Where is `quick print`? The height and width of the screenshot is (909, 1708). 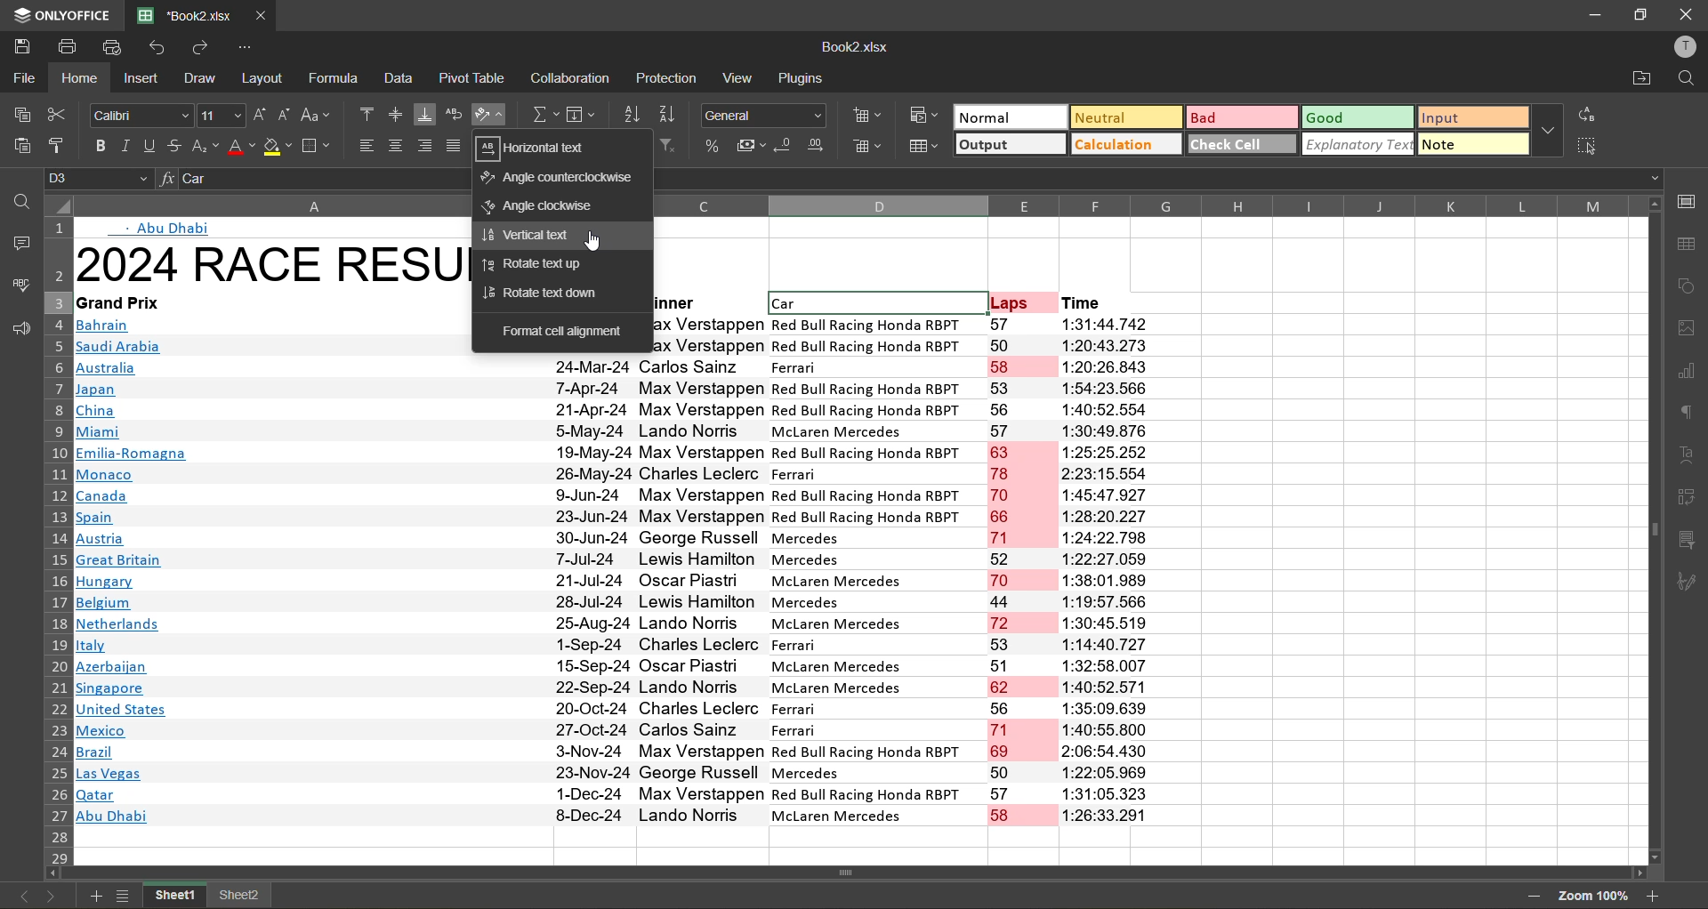
quick print is located at coordinates (112, 44).